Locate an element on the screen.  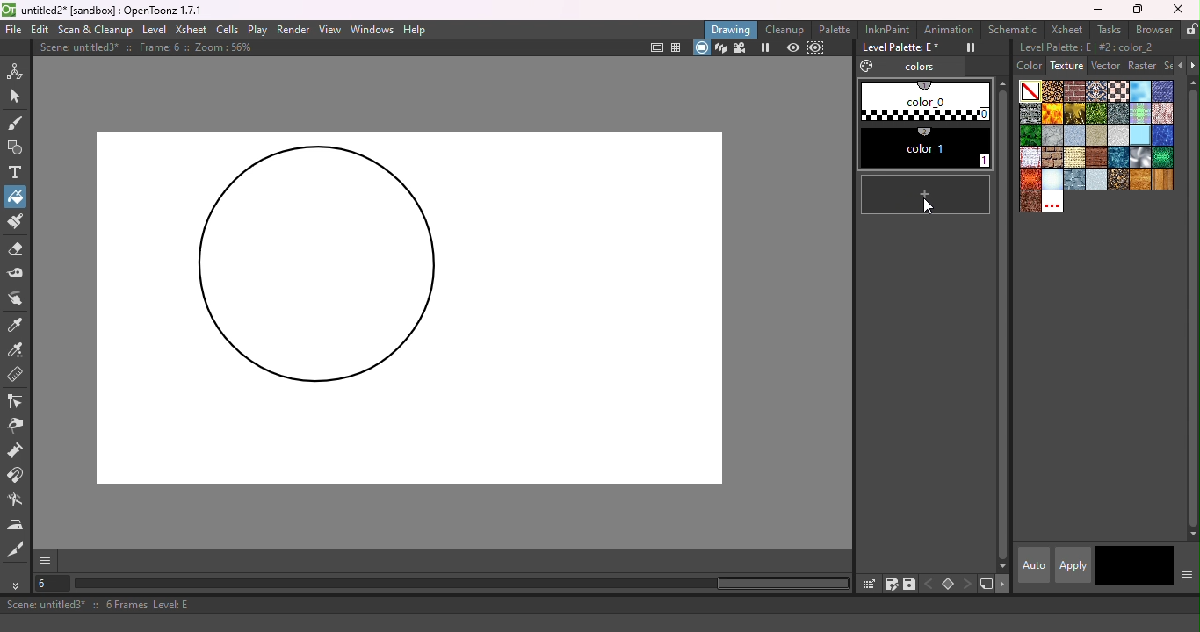
Scan & Clenaup is located at coordinates (97, 30).